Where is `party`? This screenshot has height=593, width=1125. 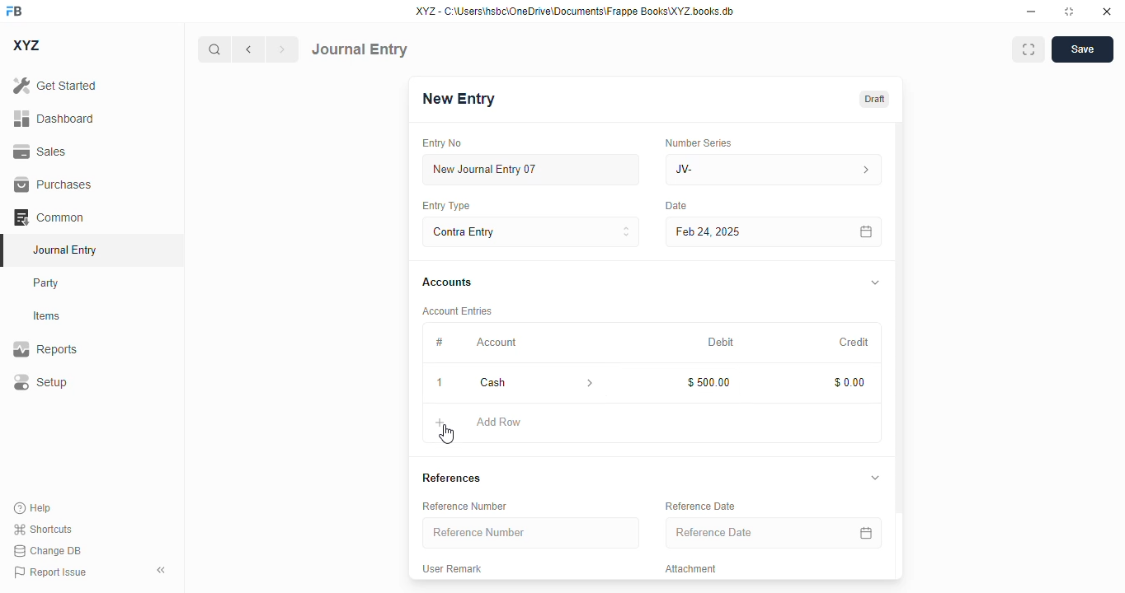 party is located at coordinates (48, 283).